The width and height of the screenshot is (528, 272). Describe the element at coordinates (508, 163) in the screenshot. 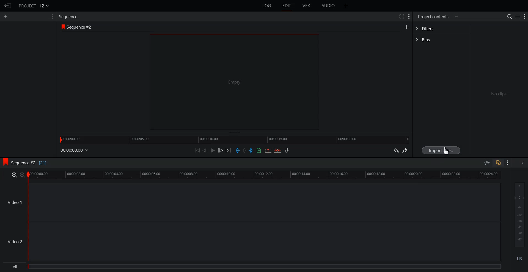

I see `Show Setting Menu` at that location.